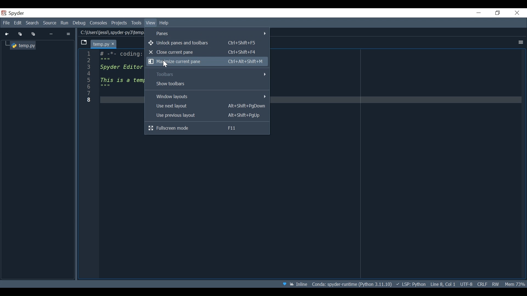 This screenshot has height=296, width=527. I want to click on browse tab, so click(84, 41).